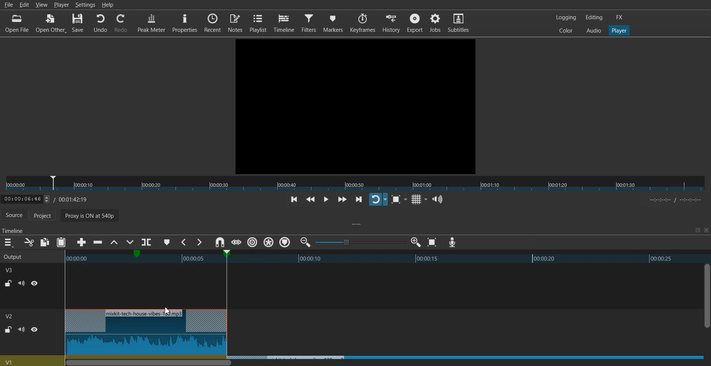 The width and height of the screenshot is (711, 366). What do you see at coordinates (26, 5) in the screenshot?
I see `Edit` at bounding box center [26, 5].